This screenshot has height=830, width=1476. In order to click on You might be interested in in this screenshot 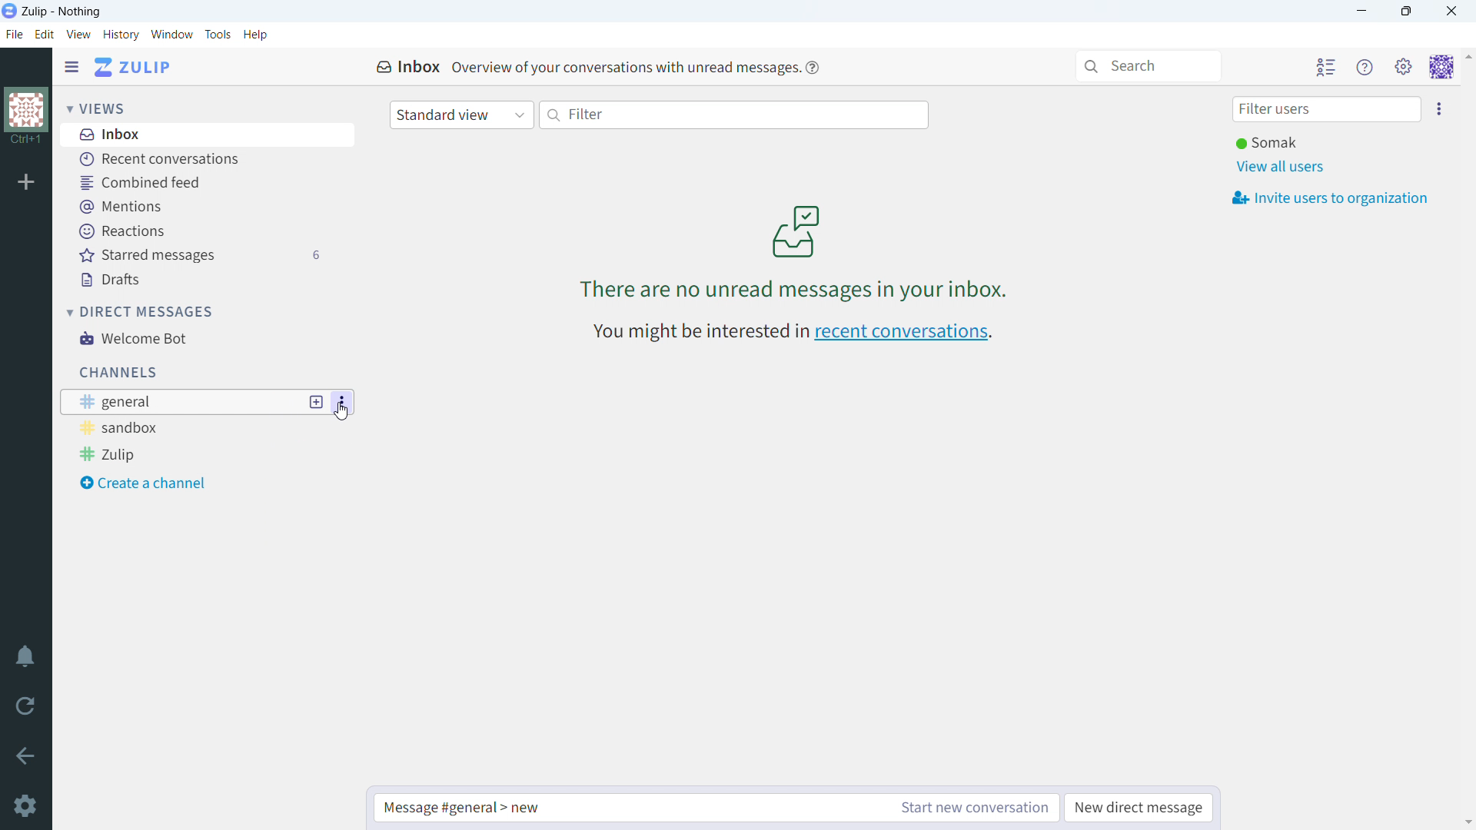, I will do `click(698, 333)`.